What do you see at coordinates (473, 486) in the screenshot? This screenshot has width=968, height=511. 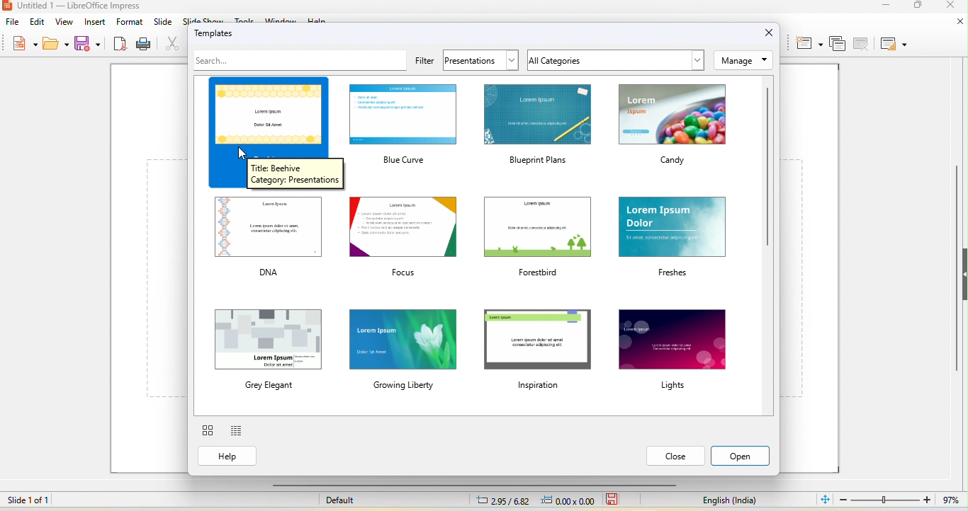 I see `horizontal scroll bar` at bounding box center [473, 486].